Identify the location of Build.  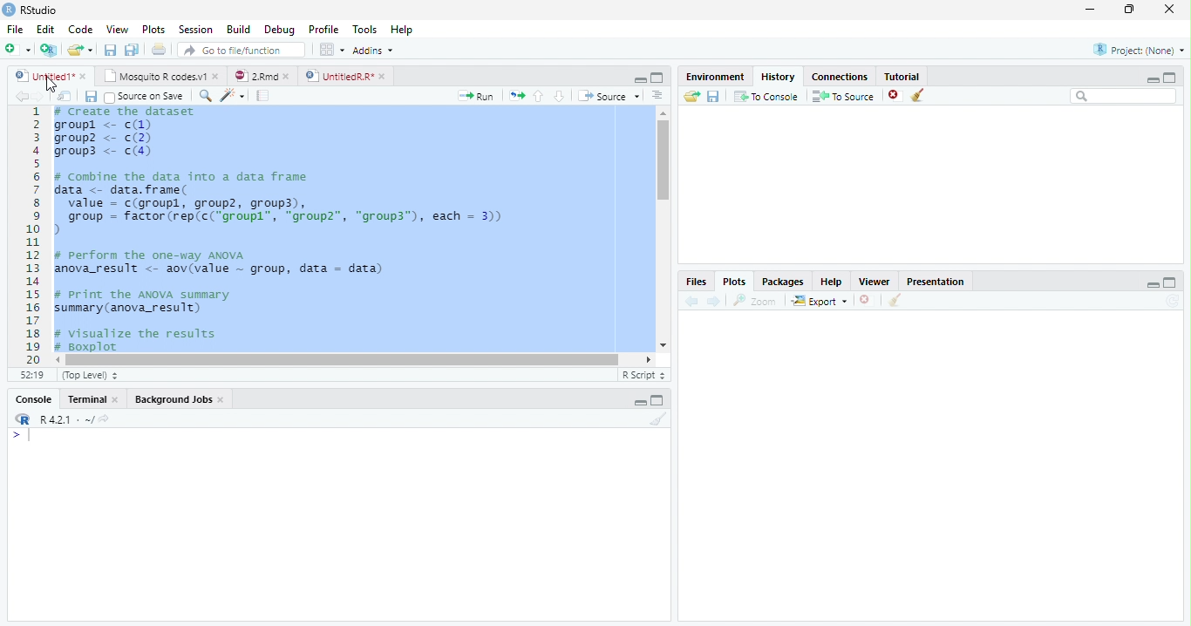
(242, 30).